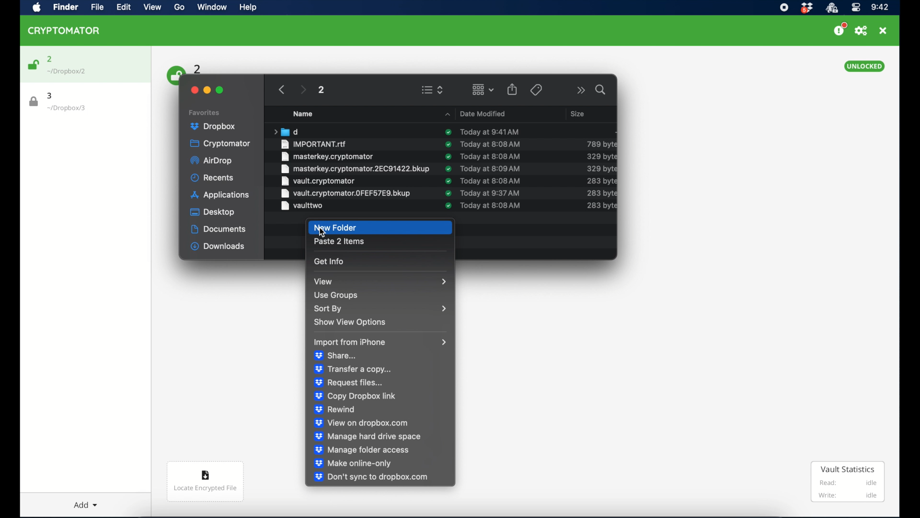 The height and width of the screenshot is (518, 920). What do you see at coordinates (880, 8) in the screenshot?
I see `time` at bounding box center [880, 8].